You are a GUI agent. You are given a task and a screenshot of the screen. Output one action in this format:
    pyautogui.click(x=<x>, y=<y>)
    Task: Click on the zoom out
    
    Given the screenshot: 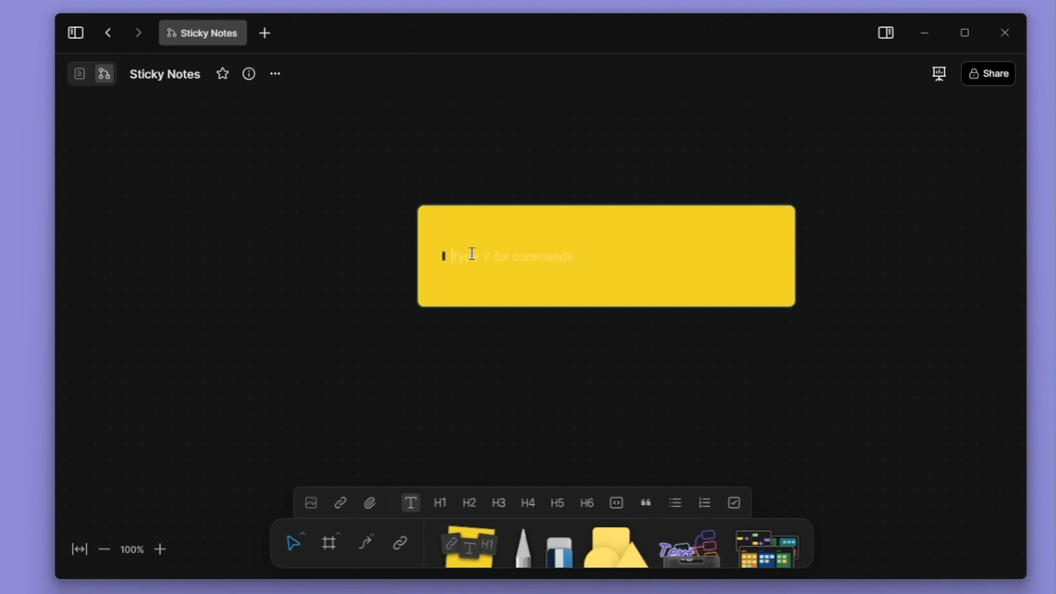 What is the action you would take?
    pyautogui.click(x=104, y=545)
    